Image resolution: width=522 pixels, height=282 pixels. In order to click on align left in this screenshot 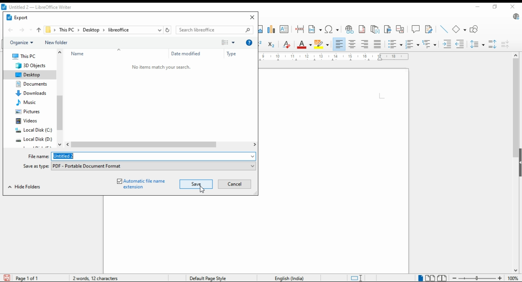, I will do `click(339, 44)`.